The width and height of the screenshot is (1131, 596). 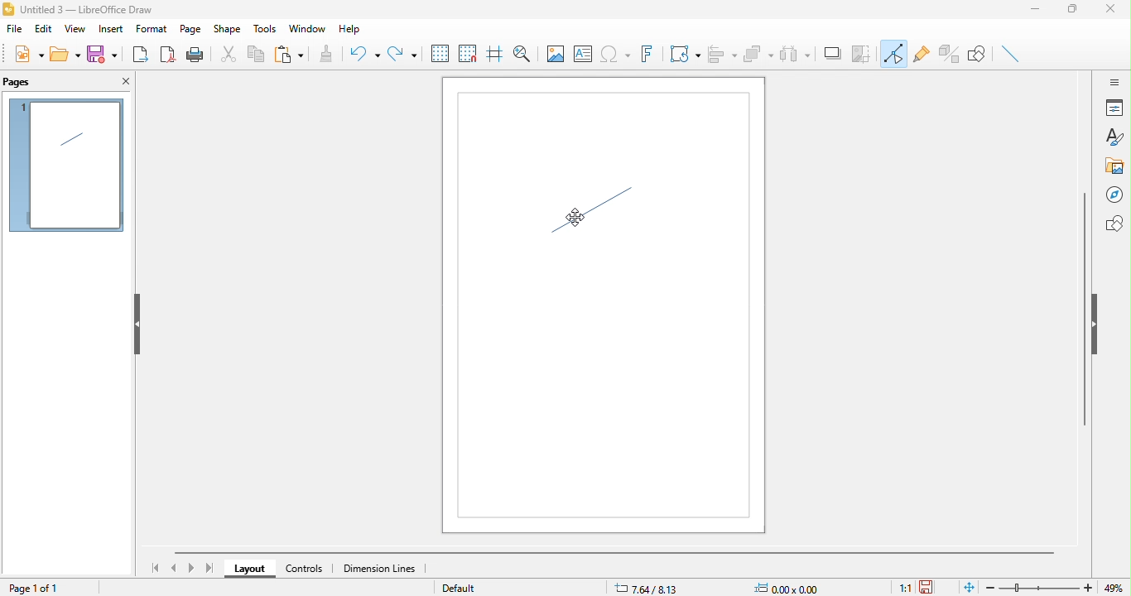 What do you see at coordinates (1084, 308) in the screenshot?
I see `vertical scroll bar` at bounding box center [1084, 308].